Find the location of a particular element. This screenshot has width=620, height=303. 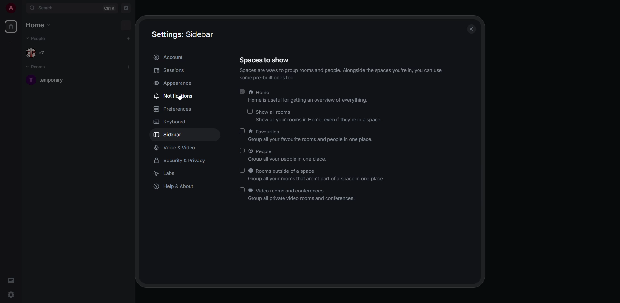

enabled is located at coordinates (243, 92).